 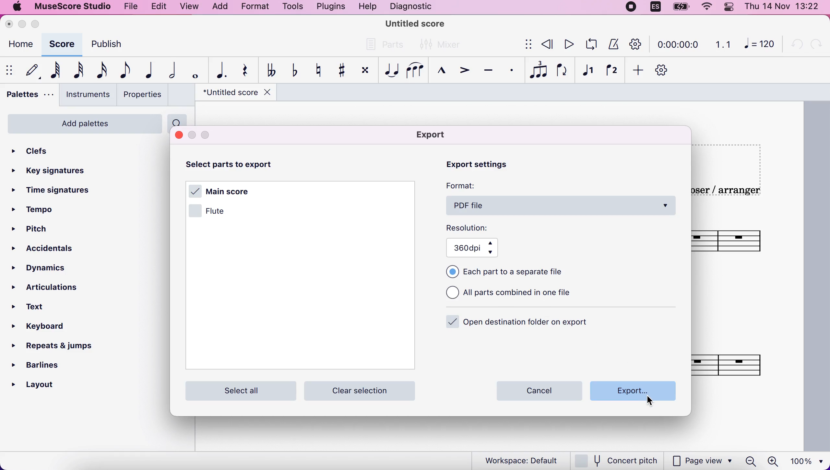 What do you see at coordinates (444, 44) in the screenshot?
I see `mixer` at bounding box center [444, 44].